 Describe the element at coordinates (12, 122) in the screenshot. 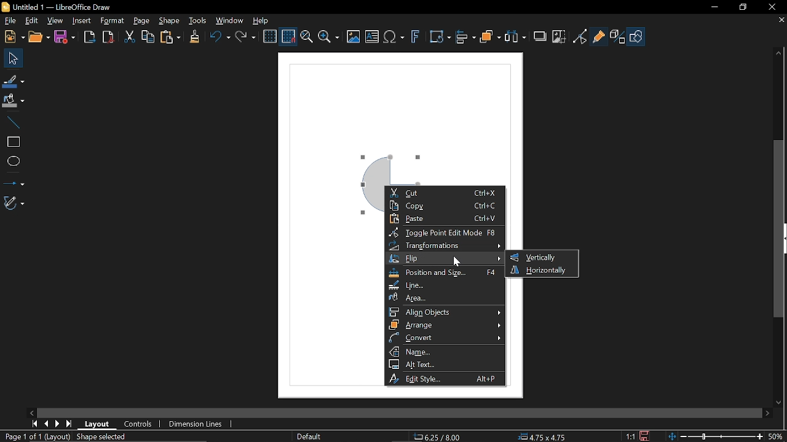

I see `Line` at that location.